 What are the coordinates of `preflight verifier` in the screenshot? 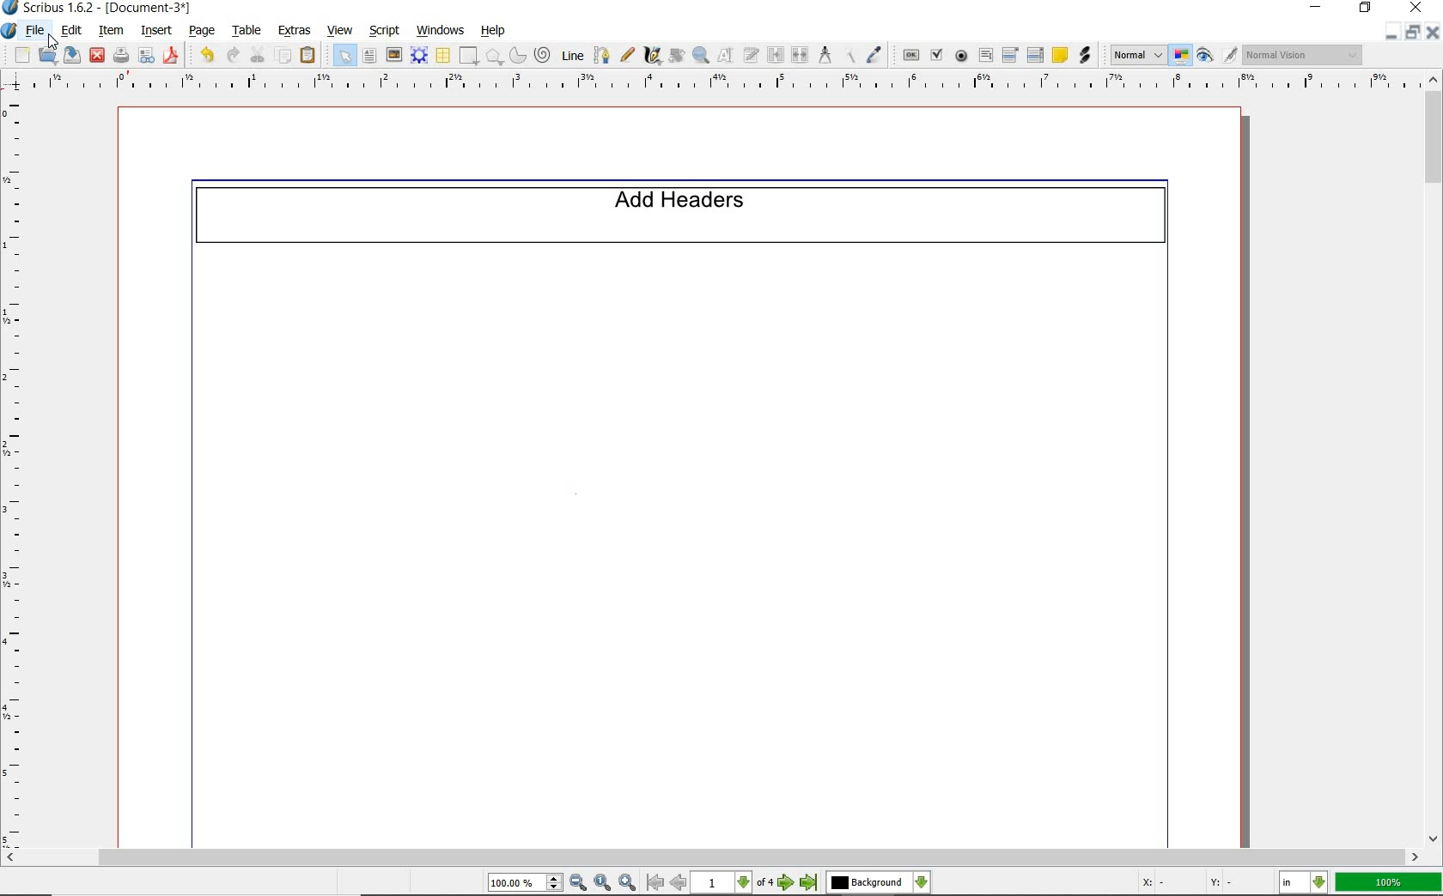 It's located at (147, 57).